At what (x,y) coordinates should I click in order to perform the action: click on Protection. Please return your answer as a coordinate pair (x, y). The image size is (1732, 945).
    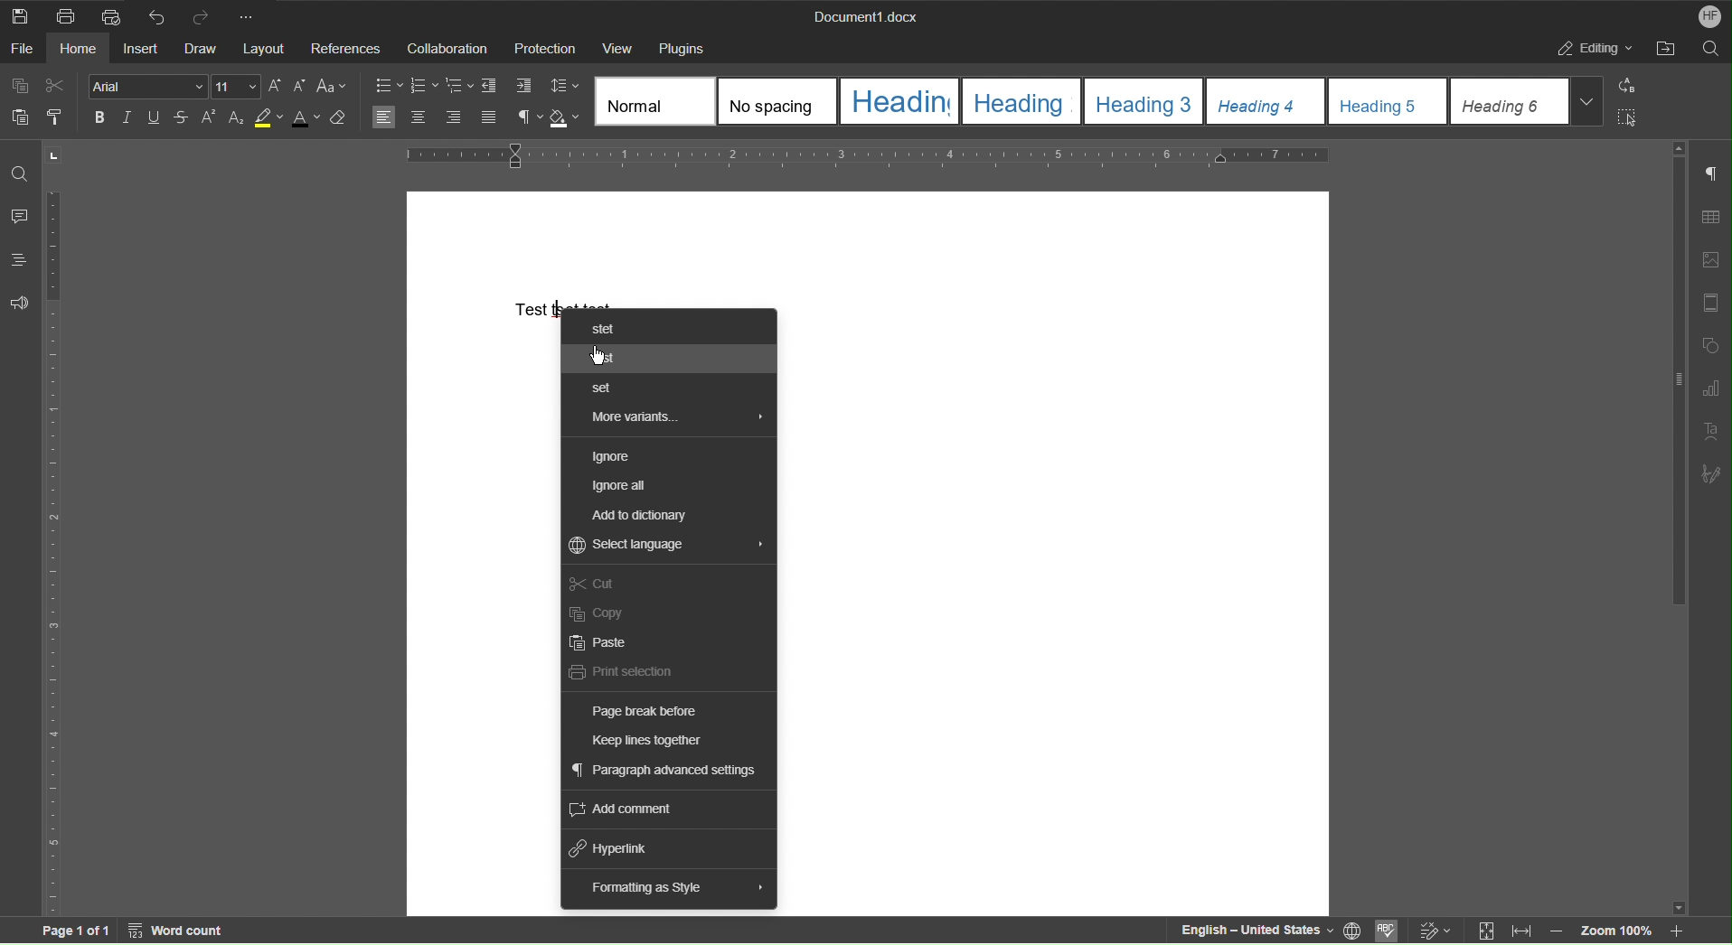
    Looking at the image, I should click on (544, 46).